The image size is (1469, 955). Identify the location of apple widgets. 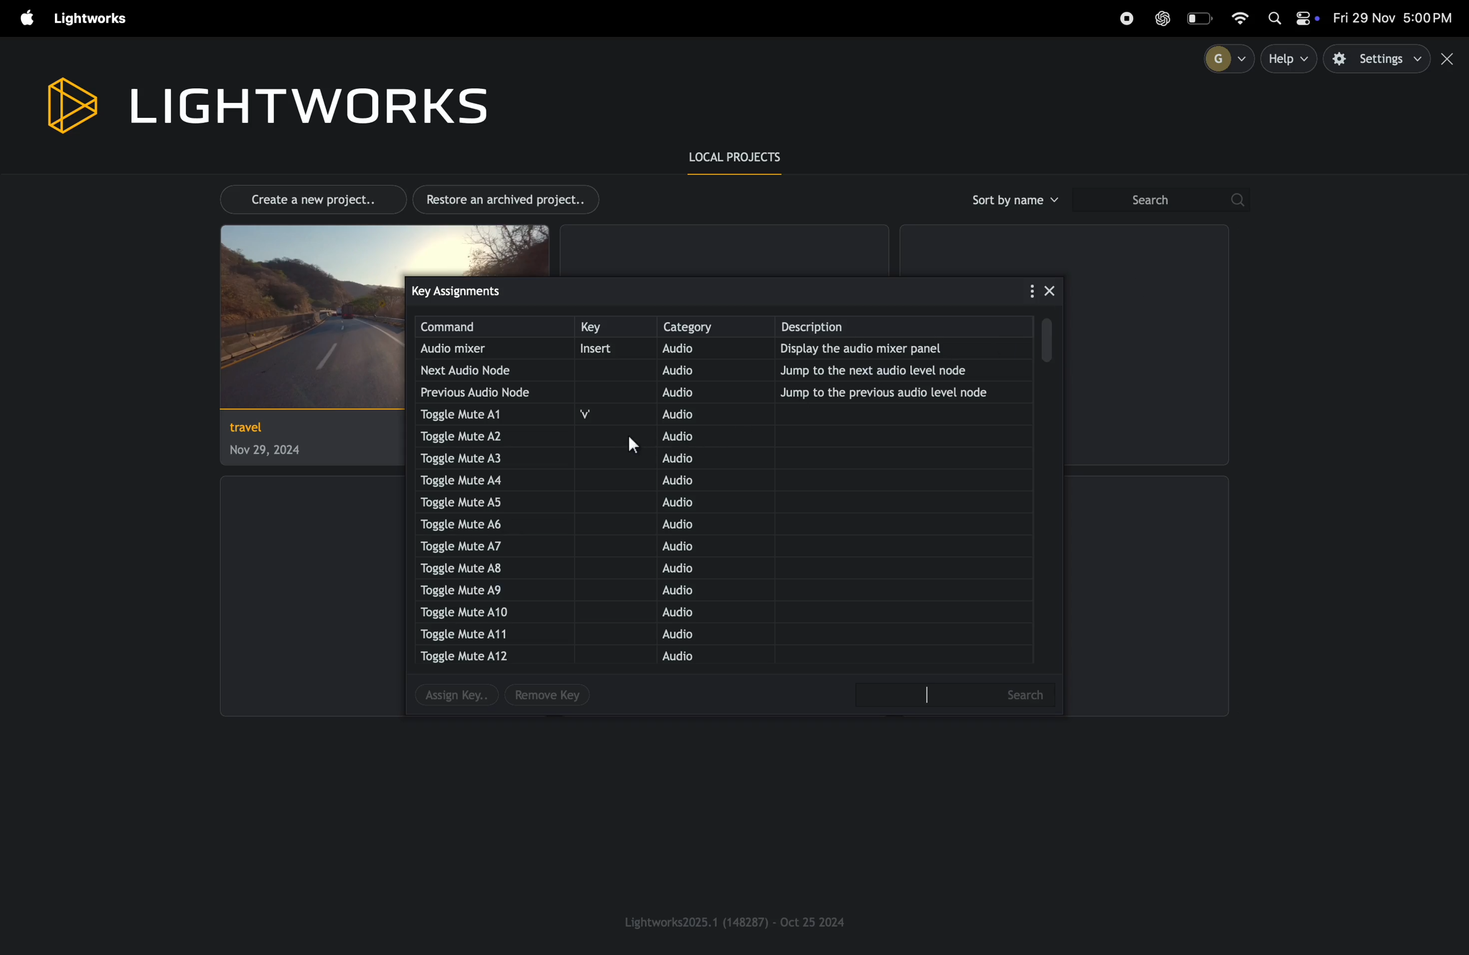
(1292, 20).